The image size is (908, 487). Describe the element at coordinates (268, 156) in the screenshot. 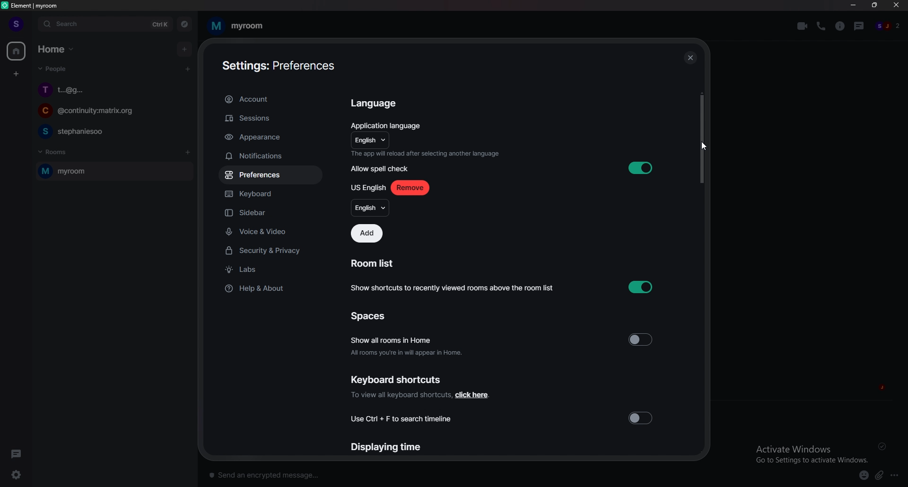

I see `notifications` at that location.